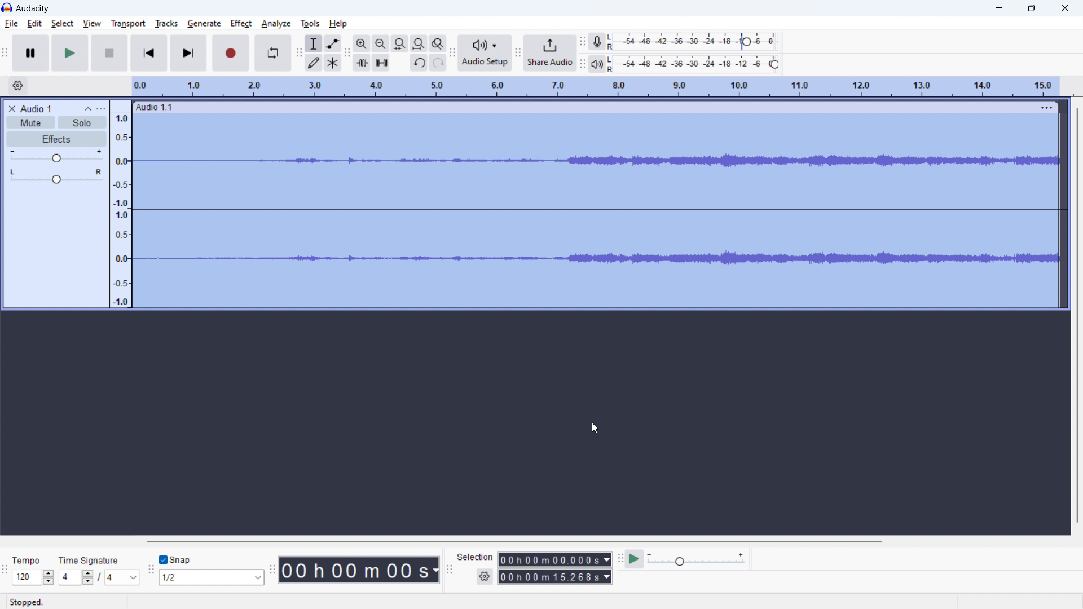 Image resolution: width=1083 pixels, height=609 pixels. I want to click on close, so click(1065, 8).